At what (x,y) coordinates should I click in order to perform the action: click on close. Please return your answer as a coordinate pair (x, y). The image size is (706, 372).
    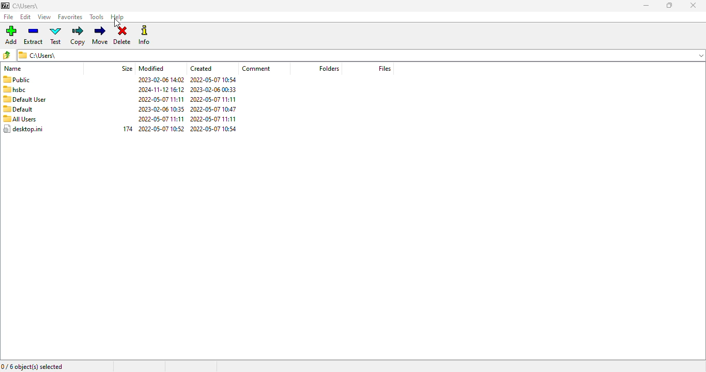
    Looking at the image, I should click on (693, 5).